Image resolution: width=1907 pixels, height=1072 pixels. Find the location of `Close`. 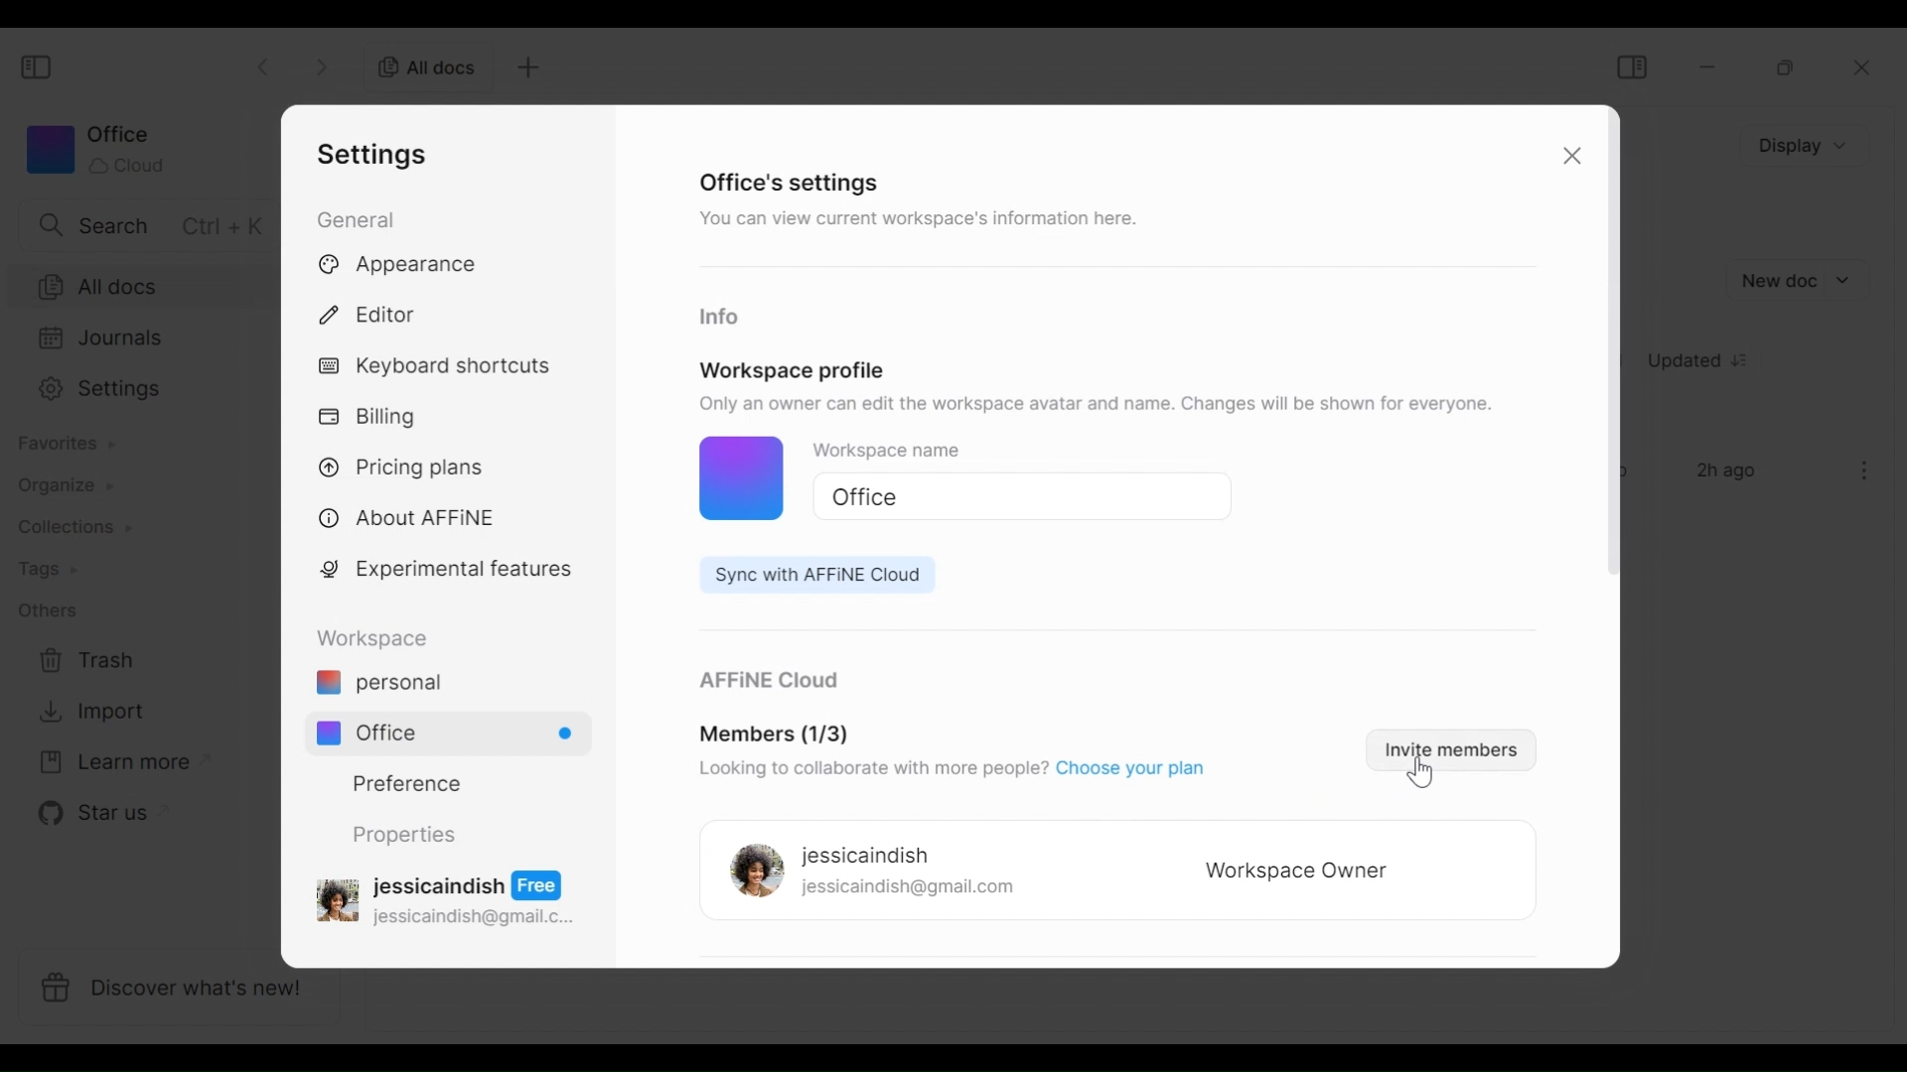

Close is located at coordinates (1568, 159).